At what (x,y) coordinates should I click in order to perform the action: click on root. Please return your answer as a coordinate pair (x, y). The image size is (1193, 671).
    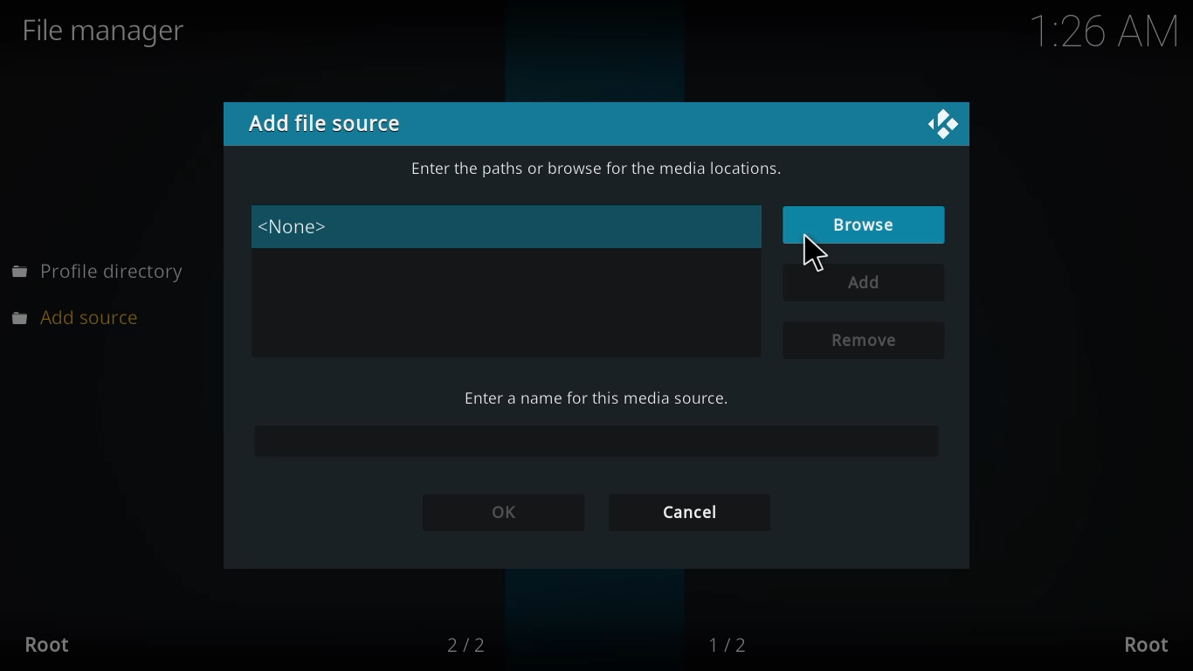
    Looking at the image, I should click on (48, 645).